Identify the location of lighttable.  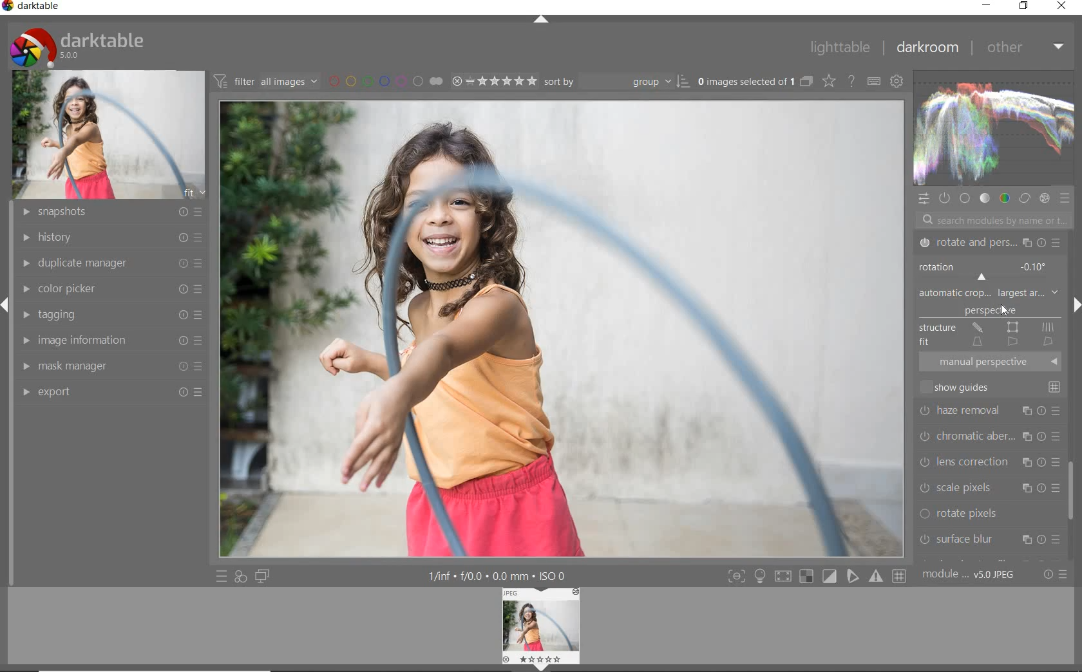
(840, 48).